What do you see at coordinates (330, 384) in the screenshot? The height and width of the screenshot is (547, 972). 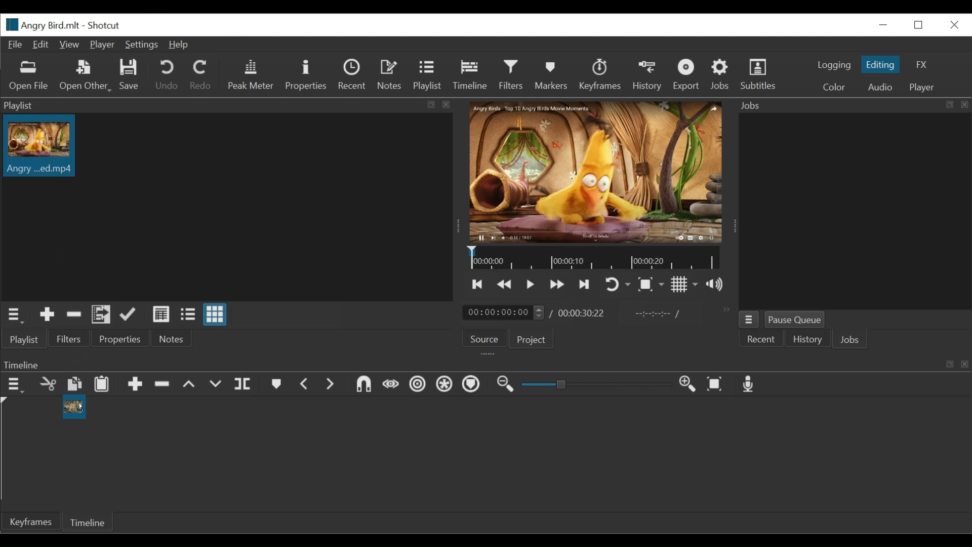 I see `next marker` at bounding box center [330, 384].